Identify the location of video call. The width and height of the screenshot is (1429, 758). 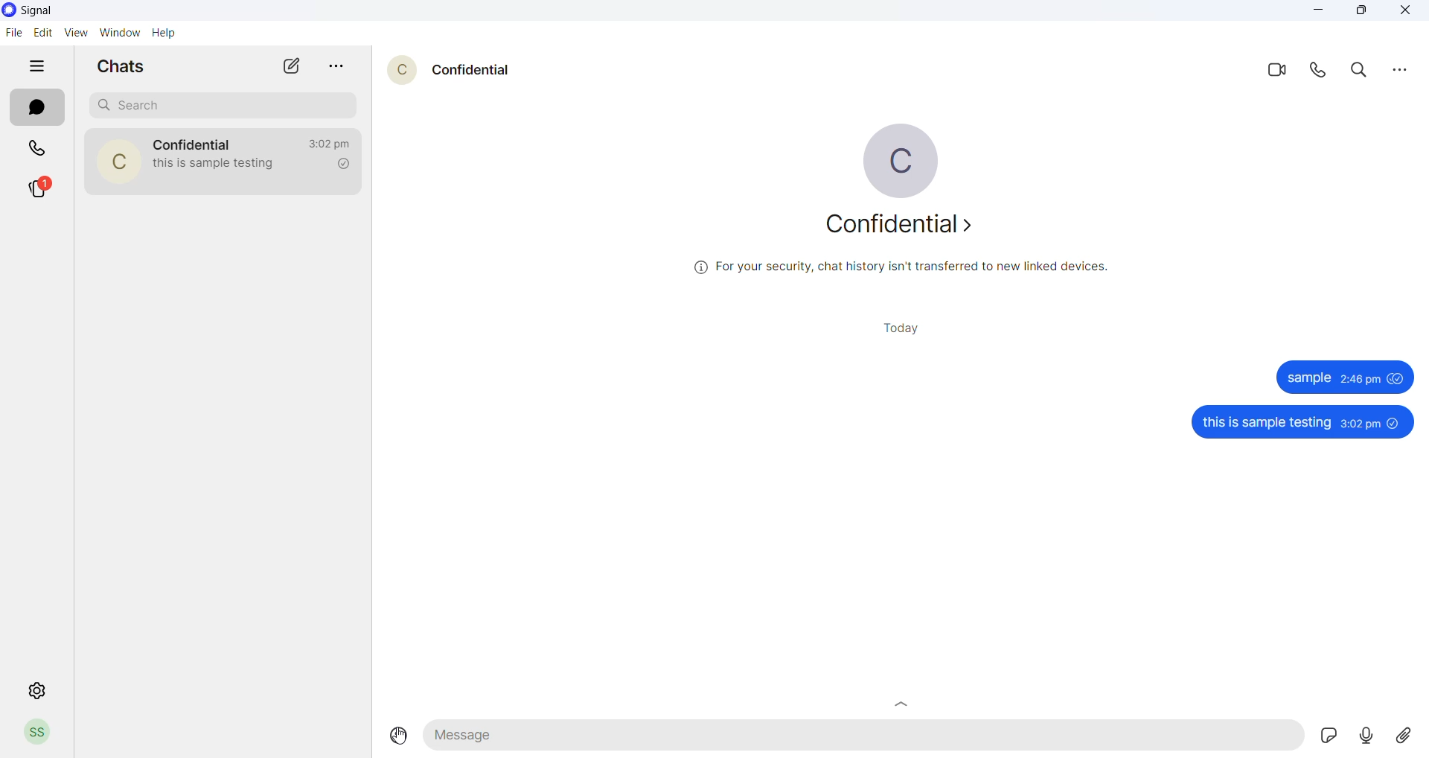
(1276, 72).